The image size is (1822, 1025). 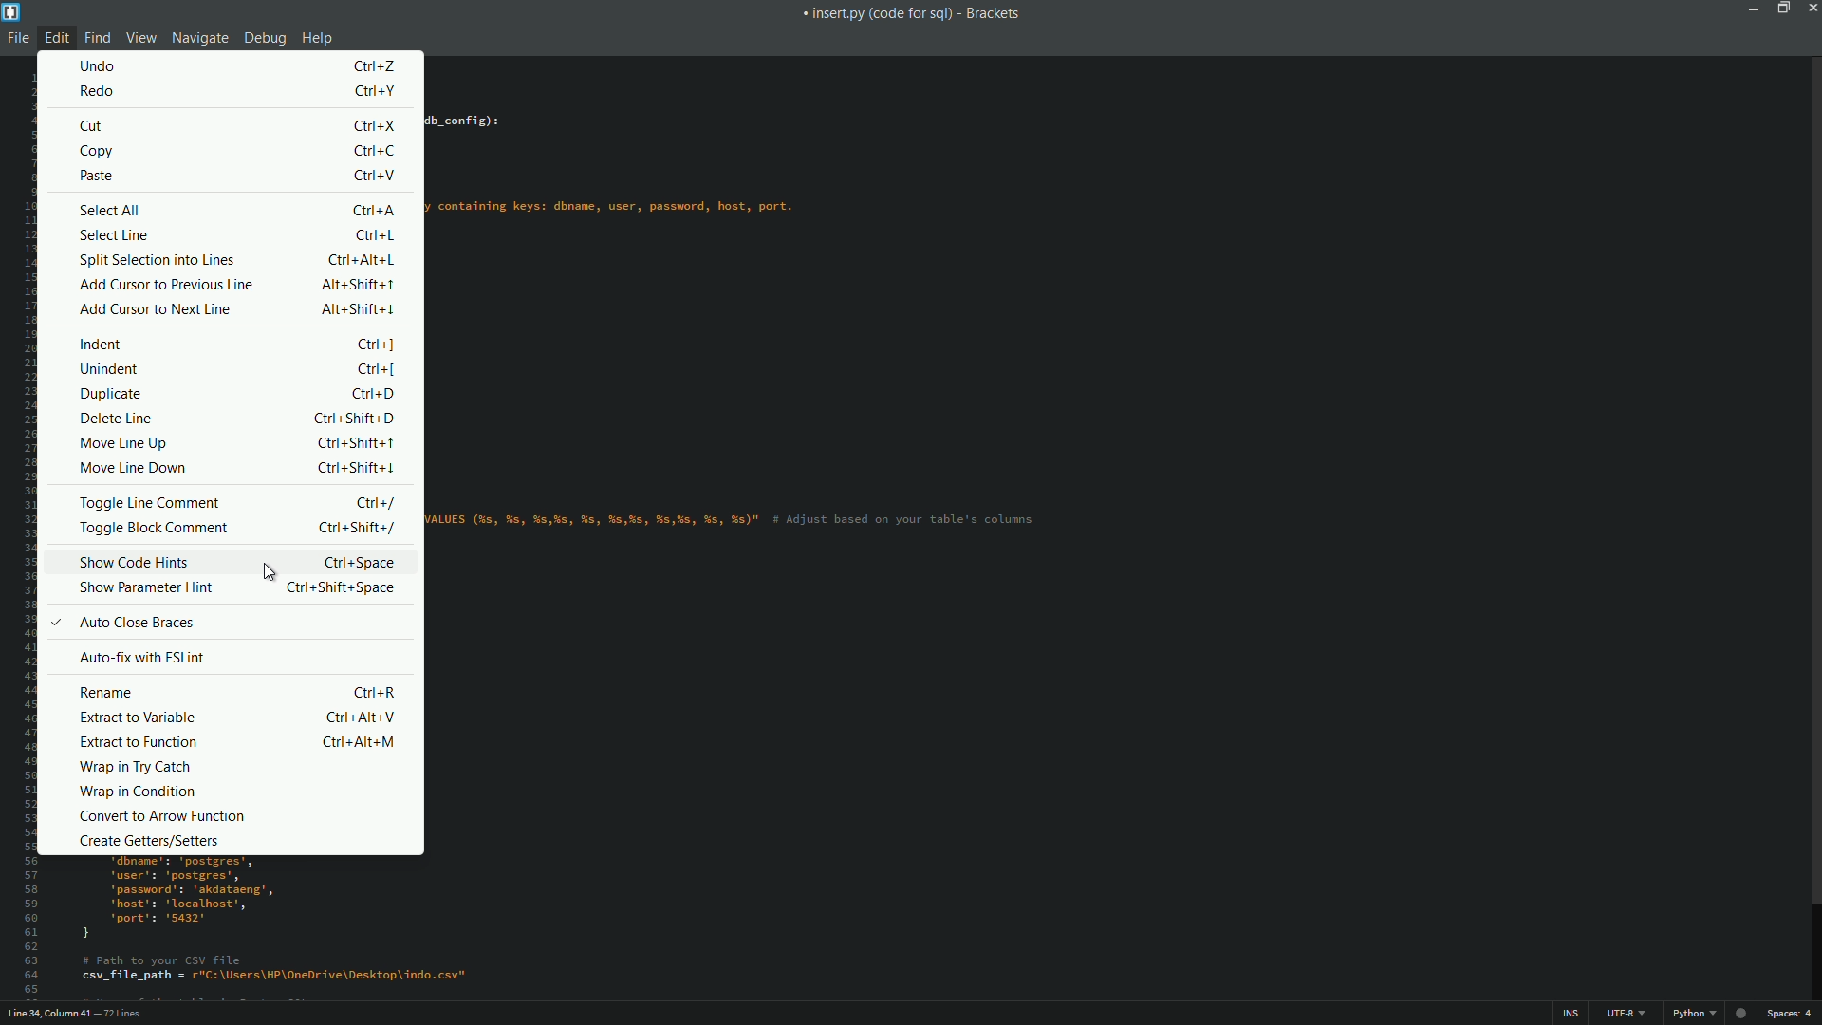 What do you see at coordinates (1572, 1015) in the screenshot?
I see `ins` at bounding box center [1572, 1015].